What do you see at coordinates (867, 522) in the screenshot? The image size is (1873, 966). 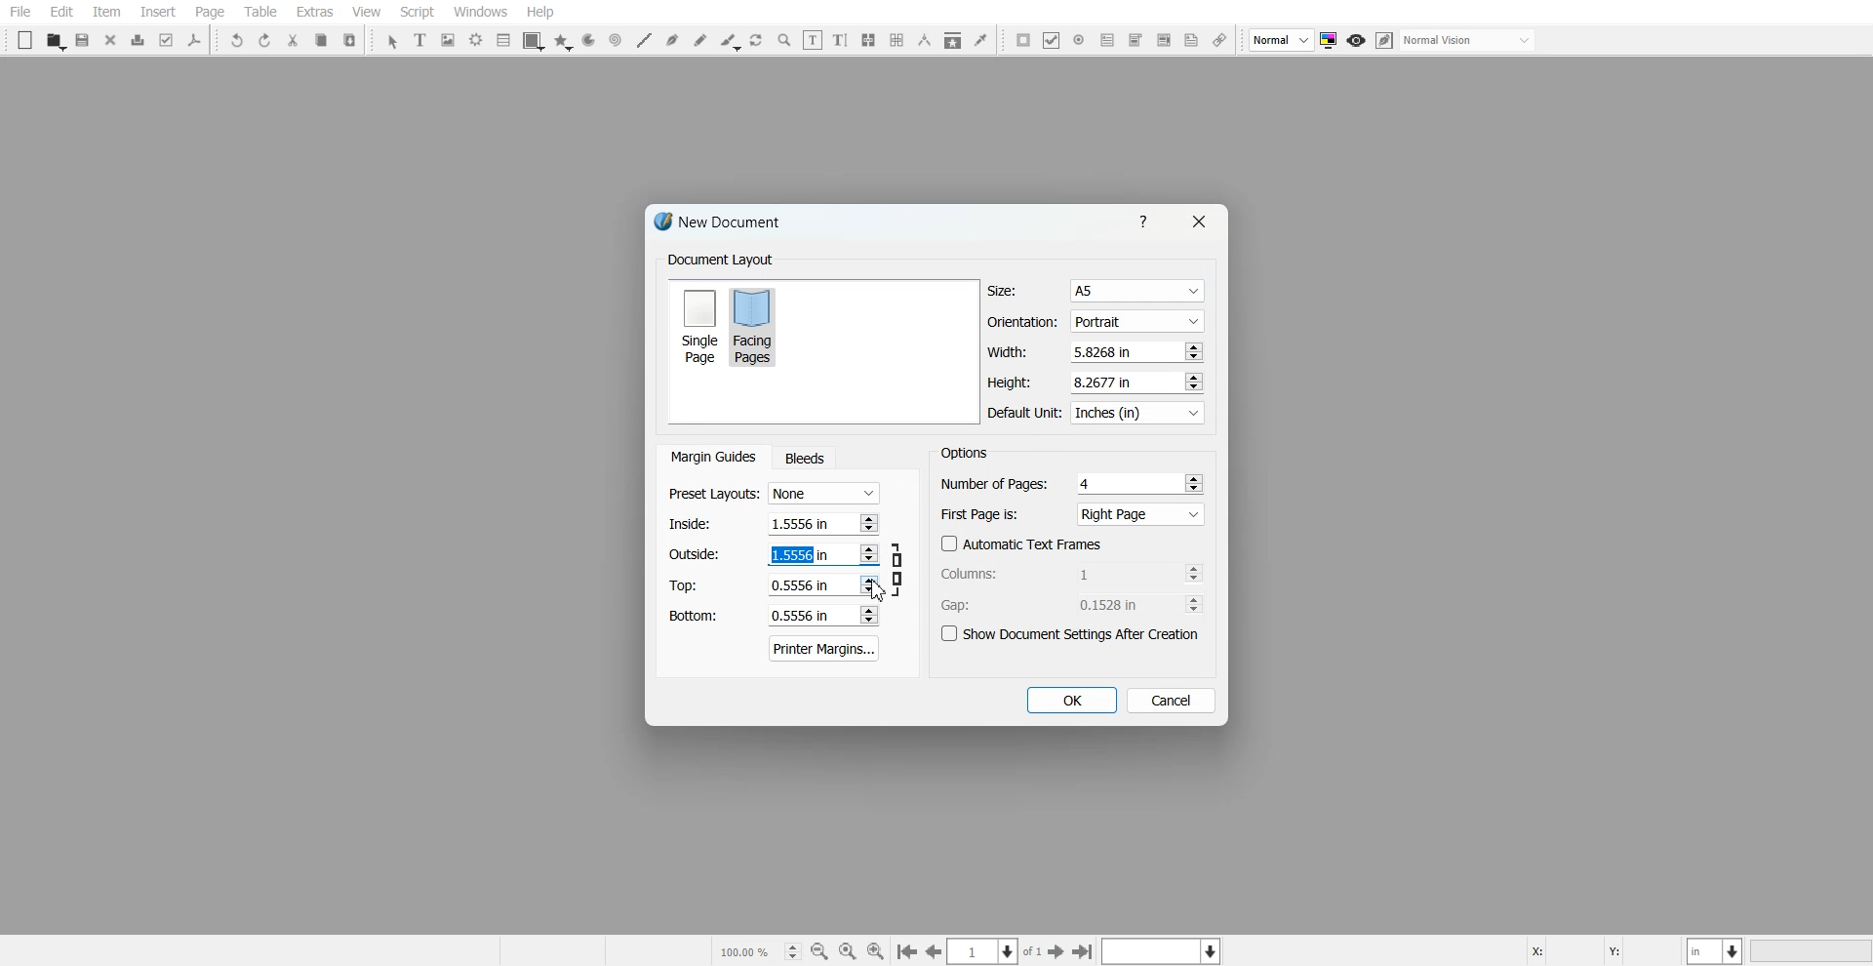 I see `Increase and decrease No. ` at bounding box center [867, 522].